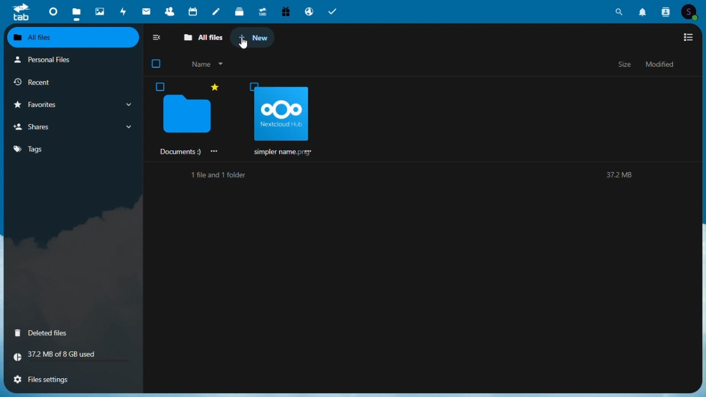  Describe the element at coordinates (18, 12) in the screenshot. I see `tab` at that location.